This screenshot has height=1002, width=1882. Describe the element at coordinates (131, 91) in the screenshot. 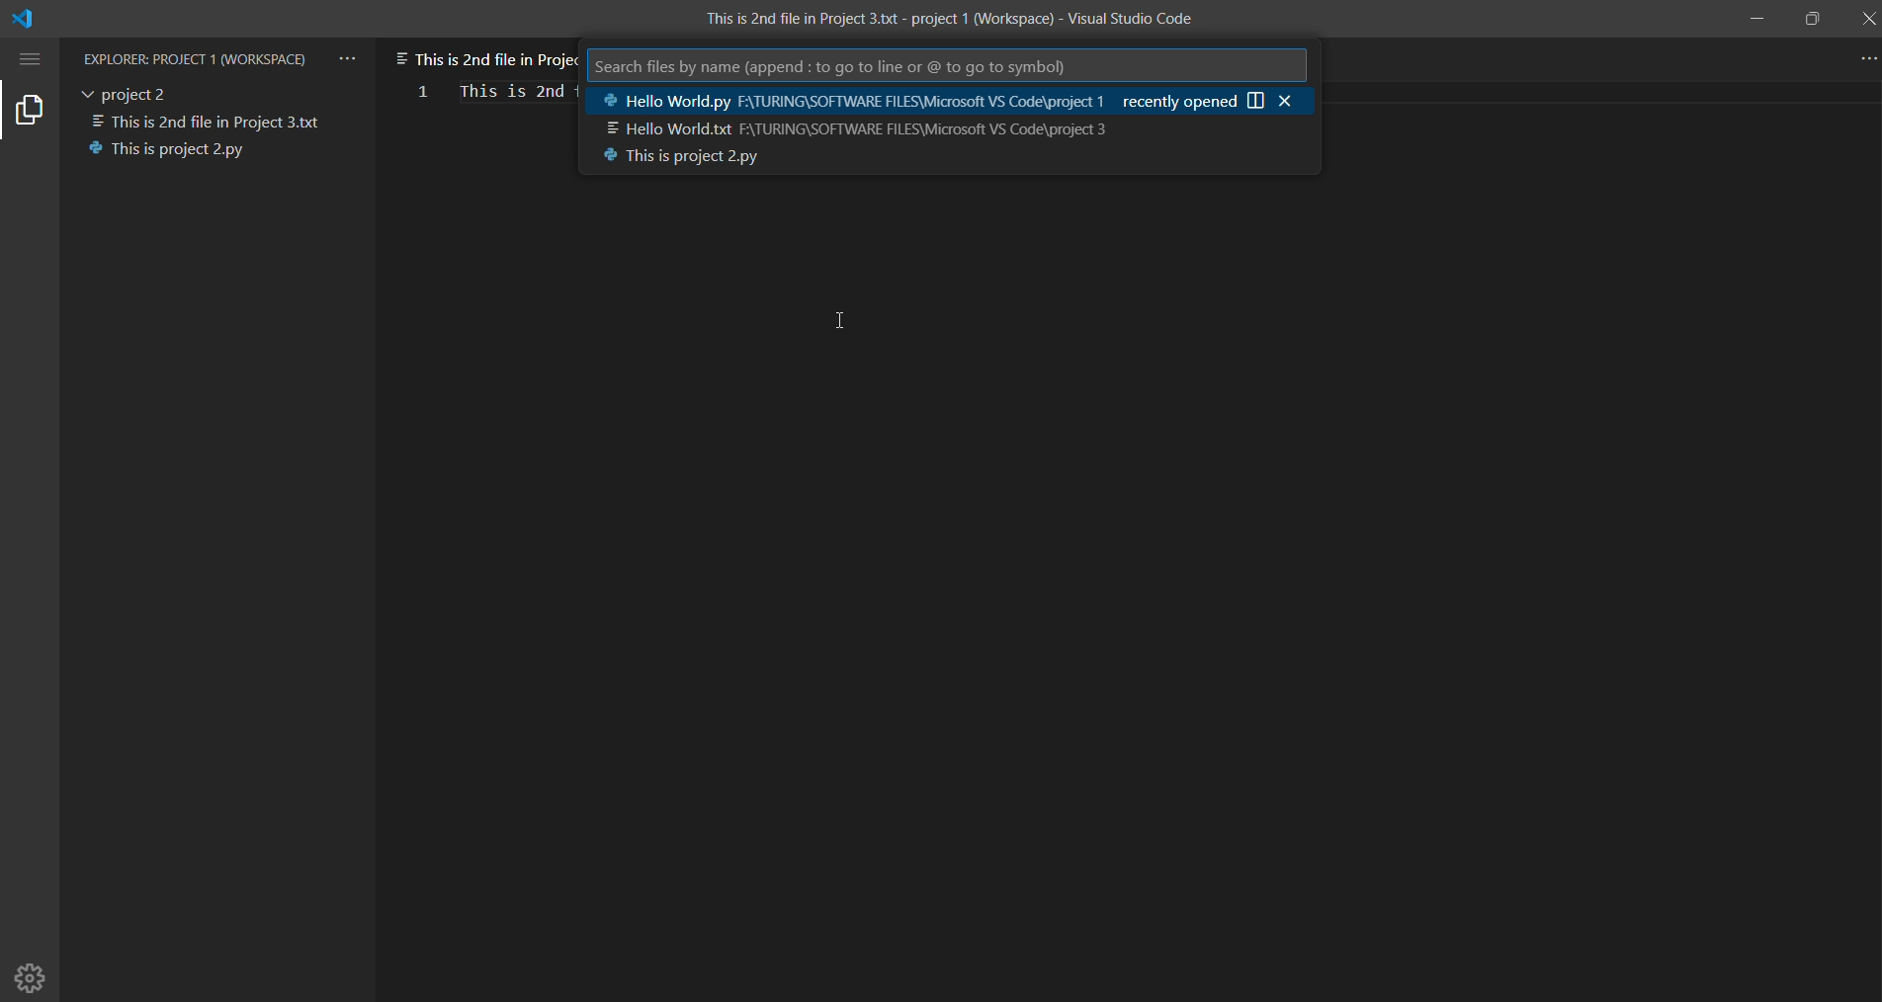

I see `project 2` at that location.